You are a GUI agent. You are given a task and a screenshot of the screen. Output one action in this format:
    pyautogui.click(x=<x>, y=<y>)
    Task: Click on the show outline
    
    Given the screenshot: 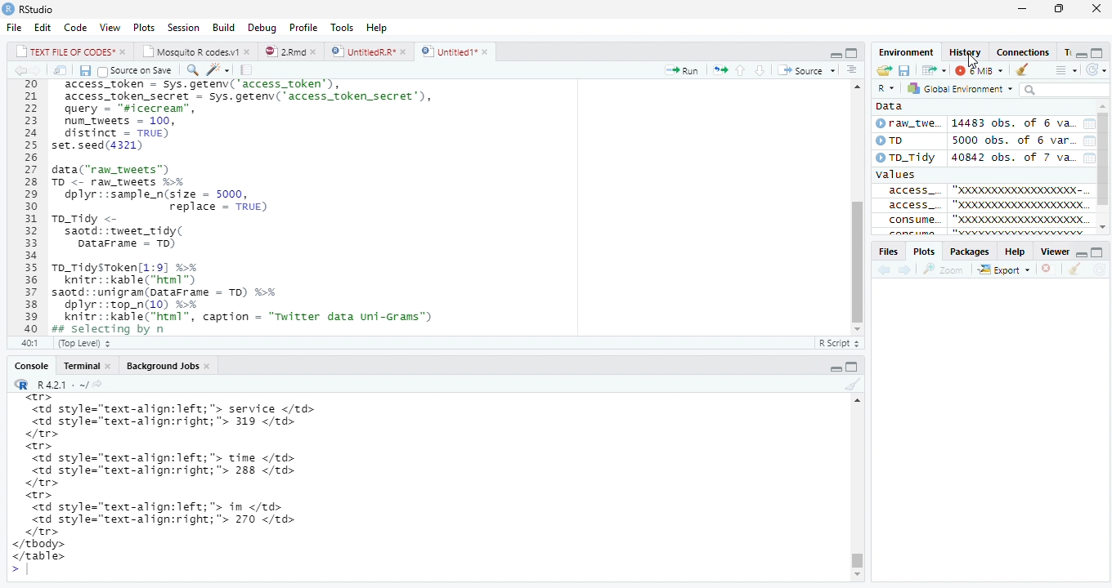 What is the action you would take?
    pyautogui.click(x=1064, y=69)
    